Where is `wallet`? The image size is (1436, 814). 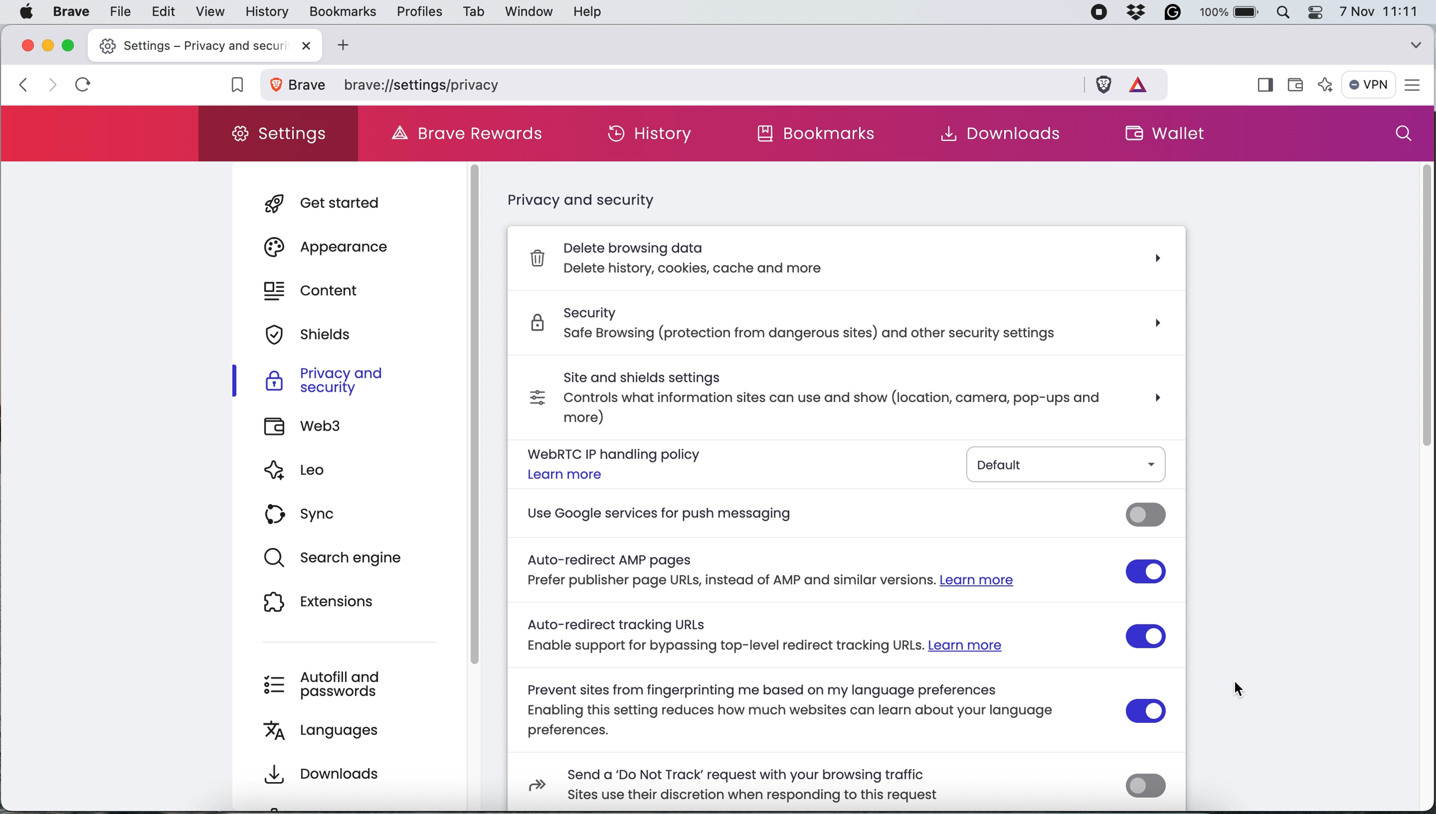 wallet is located at coordinates (1300, 81).